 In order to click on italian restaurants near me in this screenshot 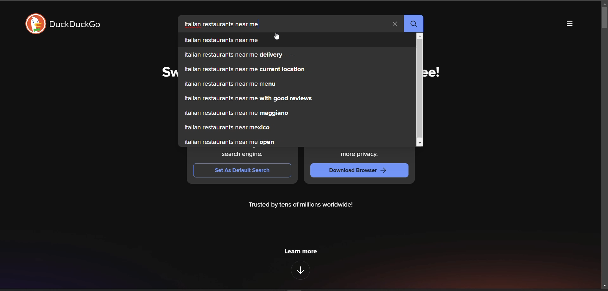, I will do `click(297, 40)`.